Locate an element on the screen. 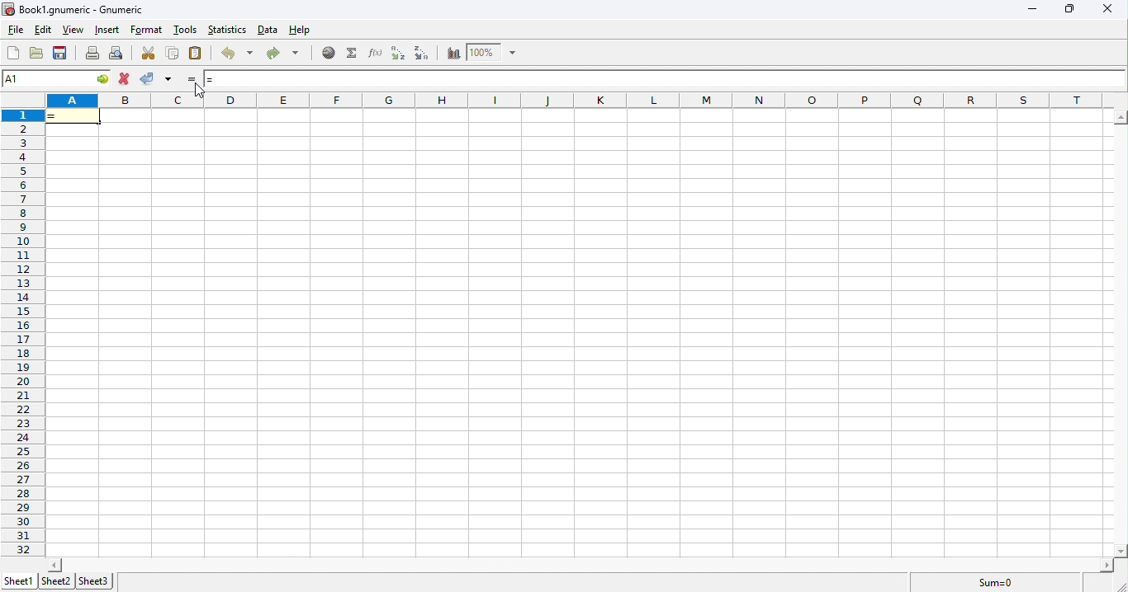  select function is located at coordinates (354, 54).